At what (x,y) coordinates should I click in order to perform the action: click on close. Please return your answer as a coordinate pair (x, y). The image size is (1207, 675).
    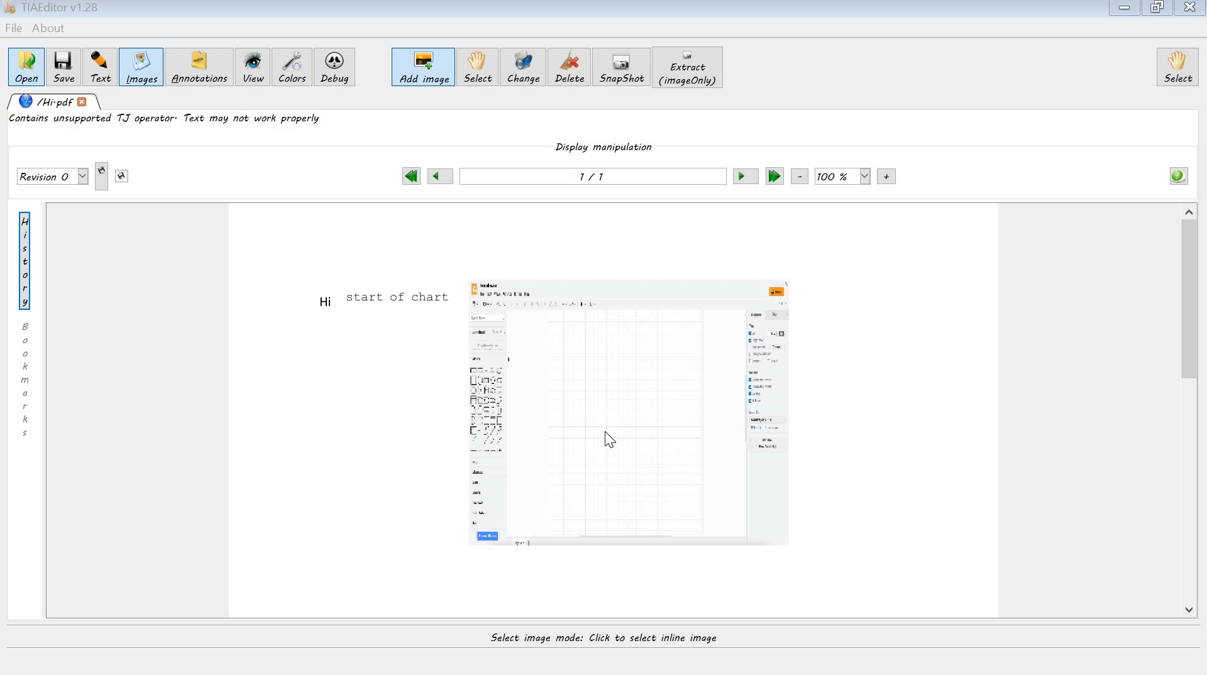
    Looking at the image, I should click on (1191, 8).